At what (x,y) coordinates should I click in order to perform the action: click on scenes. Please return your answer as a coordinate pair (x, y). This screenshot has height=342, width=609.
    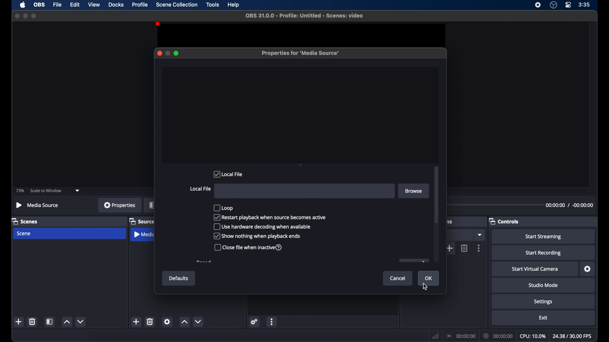
    Looking at the image, I should click on (25, 221).